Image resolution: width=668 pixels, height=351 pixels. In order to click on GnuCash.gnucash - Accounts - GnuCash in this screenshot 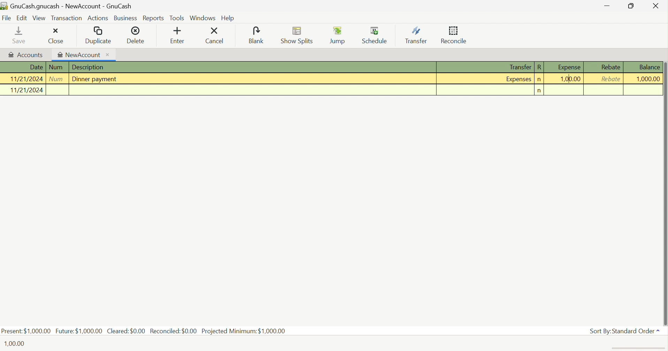, I will do `click(66, 5)`.